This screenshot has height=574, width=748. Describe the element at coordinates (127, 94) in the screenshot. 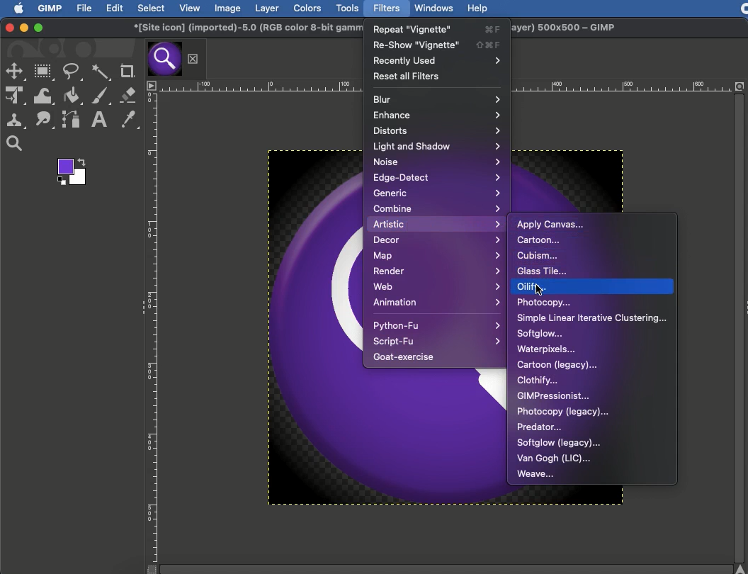

I see `Eraser` at that location.